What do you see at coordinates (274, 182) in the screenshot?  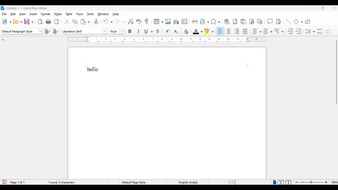 I see `single-page view` at bounding box center [274, 182].